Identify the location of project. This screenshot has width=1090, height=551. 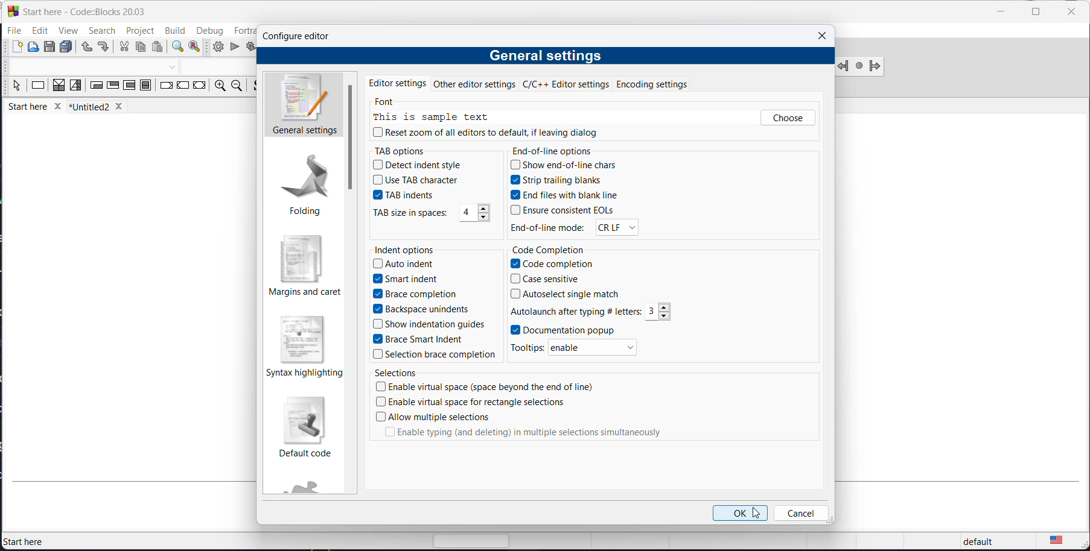
(141, 29).